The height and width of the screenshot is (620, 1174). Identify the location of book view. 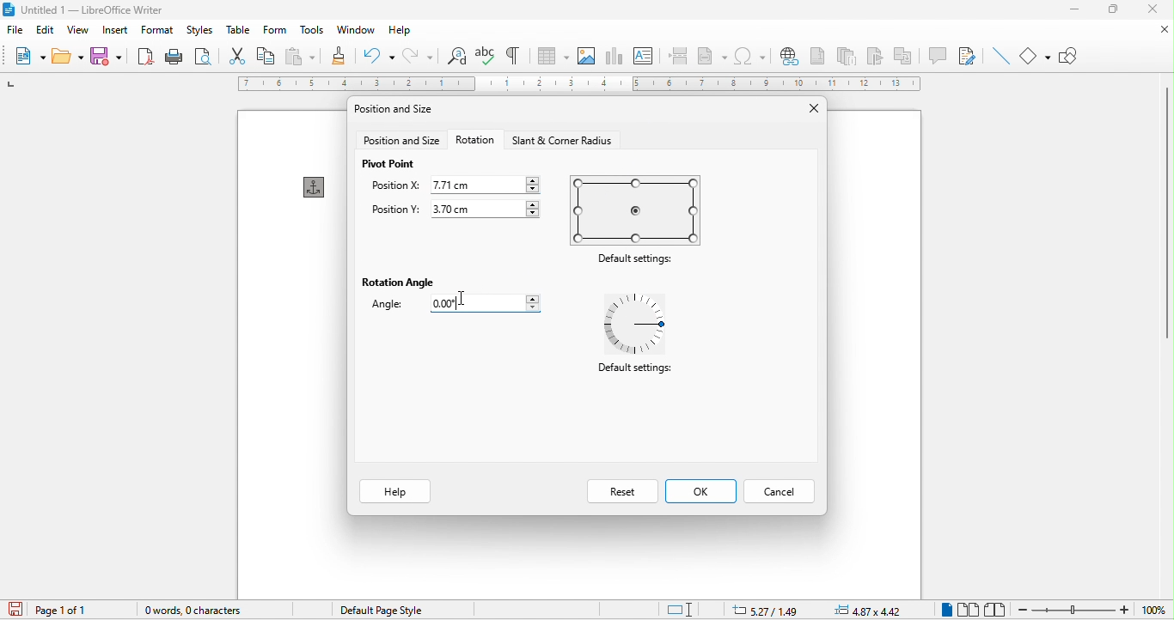
(994, 610).